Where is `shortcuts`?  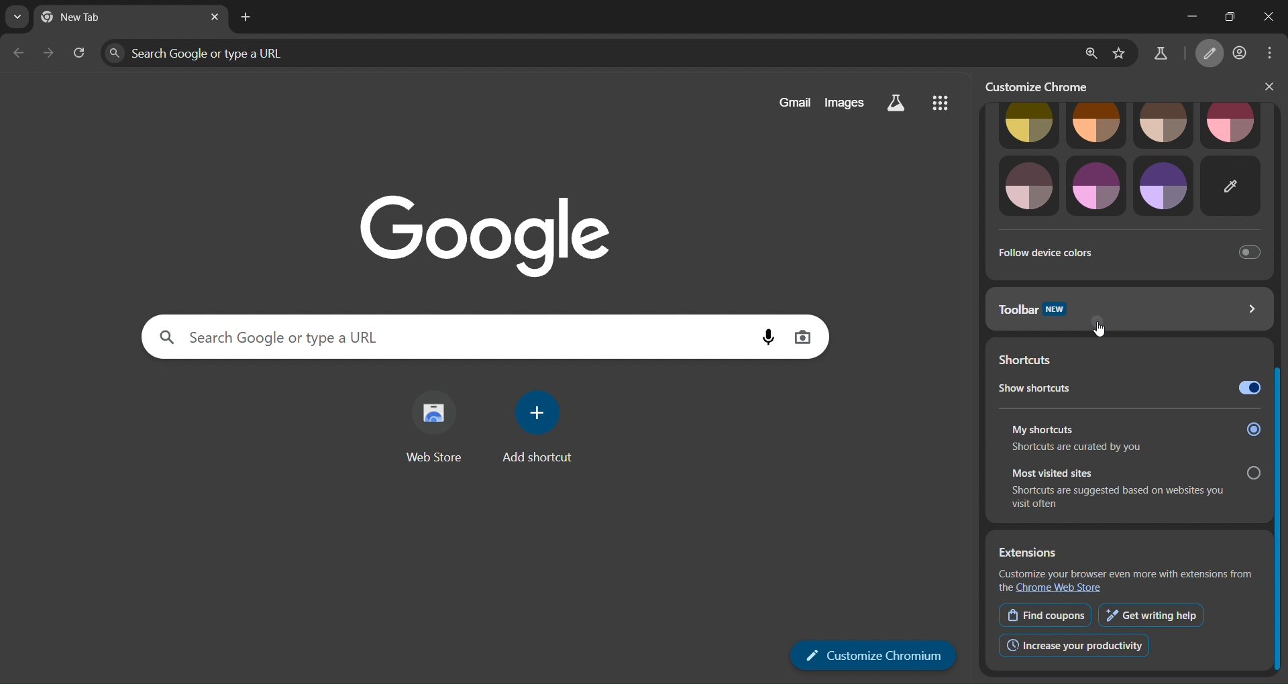 shortcuts is located at coordinates (1113, 356).